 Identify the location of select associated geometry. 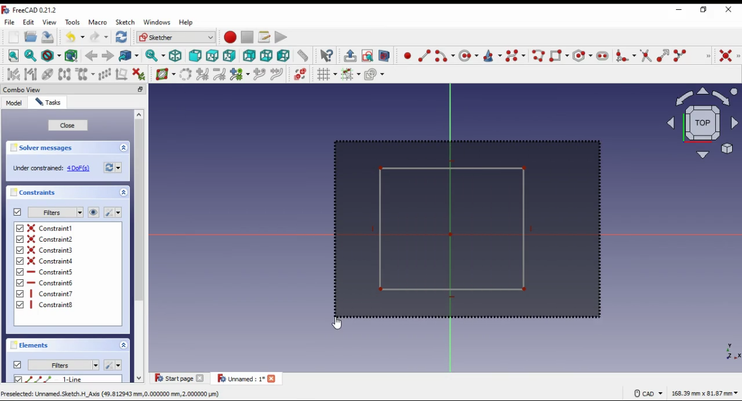
(72, 55).